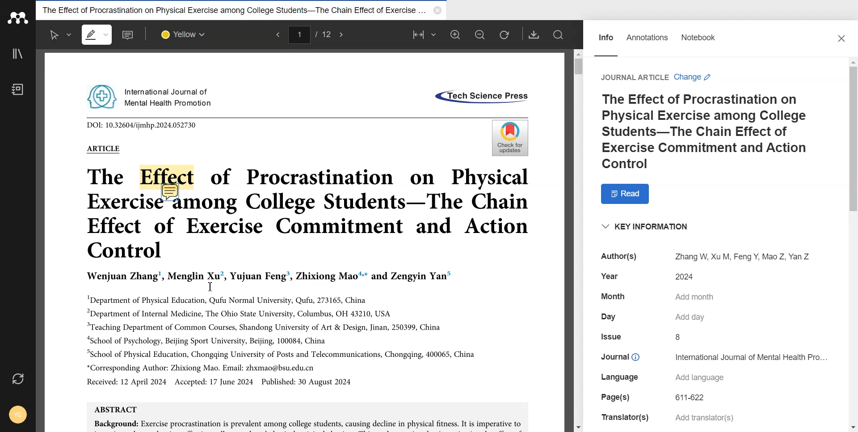 This screenshot has width=858, height=432. What do you see at coordinates (455, 34) in the screenshot?
I see `Zoom in` at bounding box center [455, 34].